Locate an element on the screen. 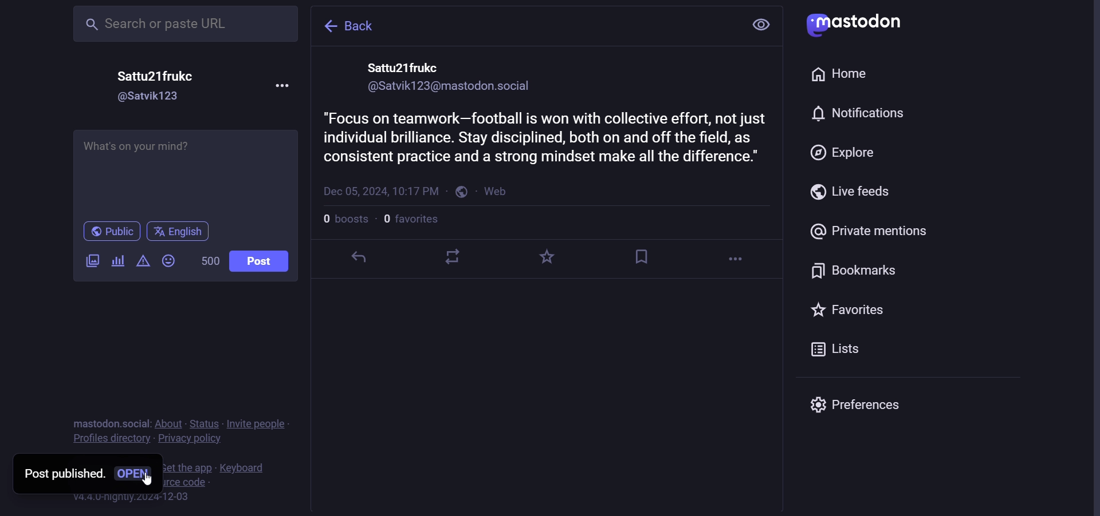 The image size is (1100, 516). bookmark is located at coordinates (641, 256).